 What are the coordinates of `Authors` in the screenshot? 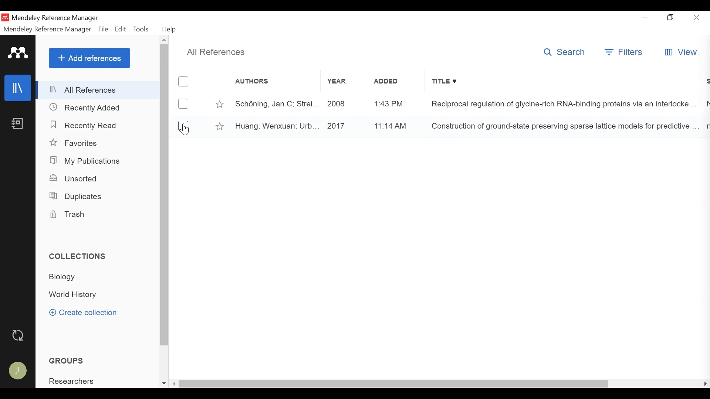 It's located at (268, 82).